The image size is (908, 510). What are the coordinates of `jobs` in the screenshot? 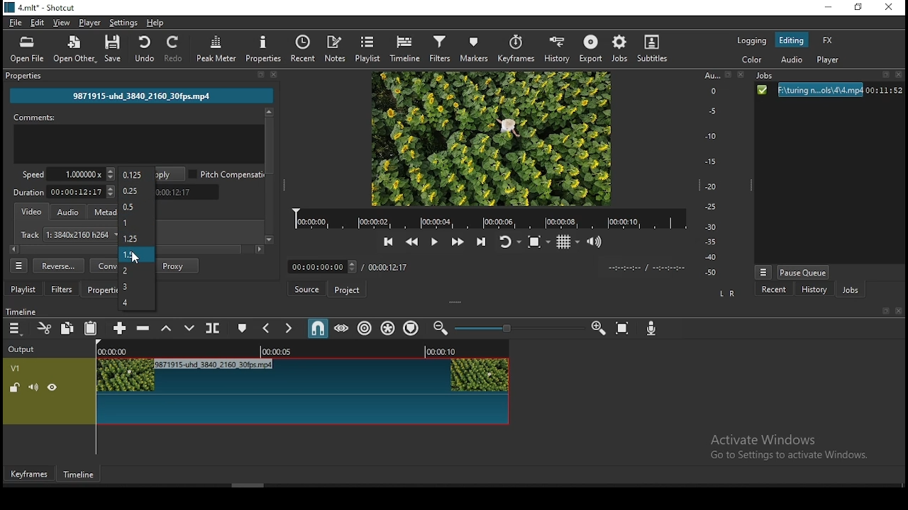 It's located at (850, 291).